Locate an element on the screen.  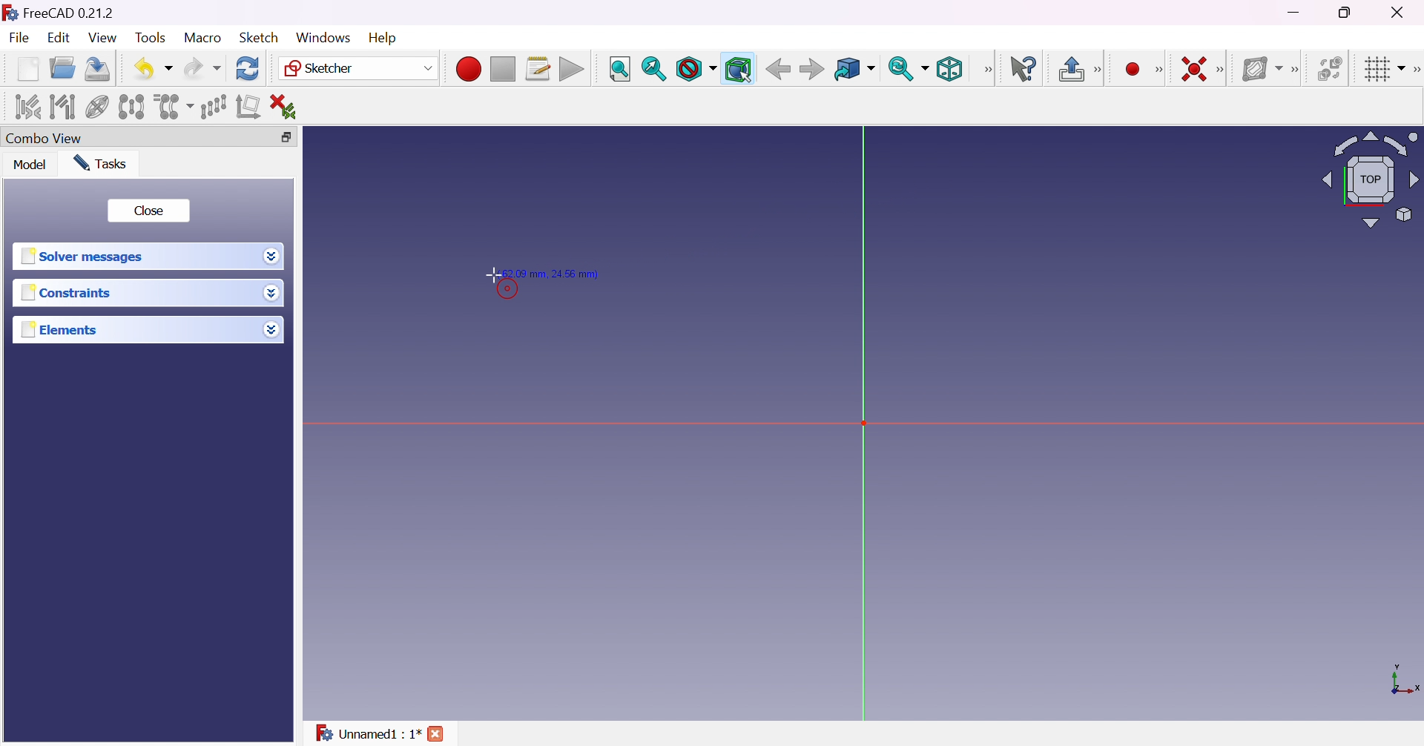
Combo view is located at coordinates (44, 139).